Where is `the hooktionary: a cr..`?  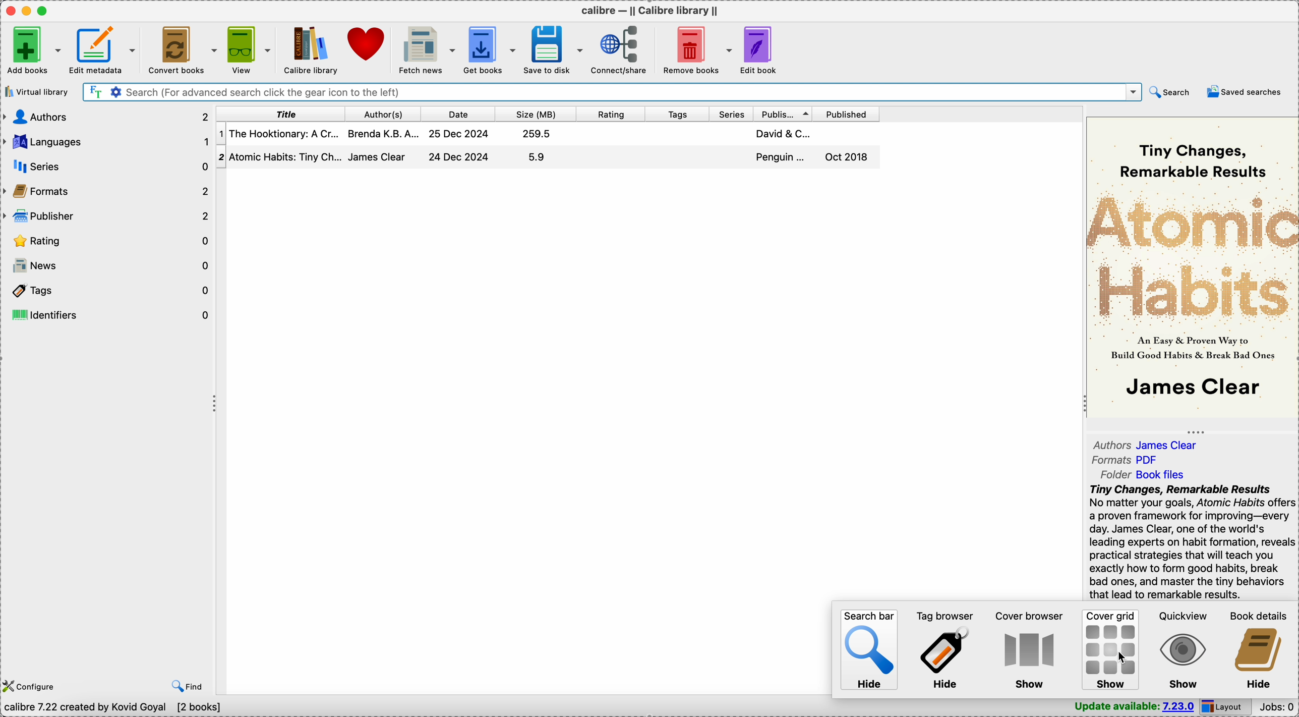
the hooktionary: a cr.. is located at coordinates (285, 134).